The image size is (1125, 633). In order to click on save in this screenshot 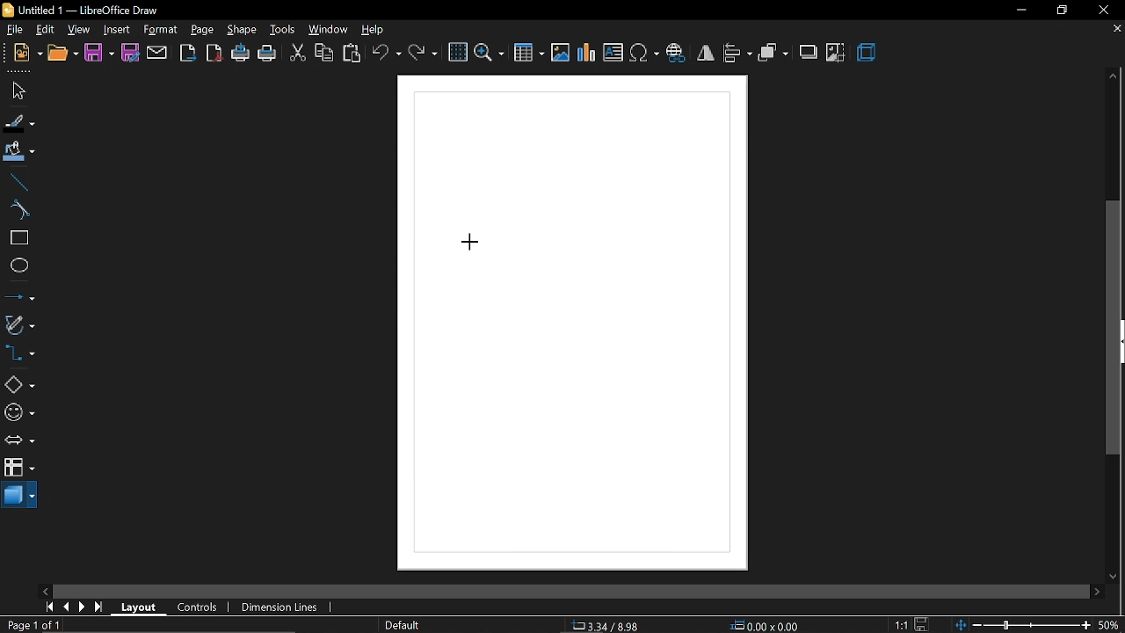, I will do `click(100, 54)`.